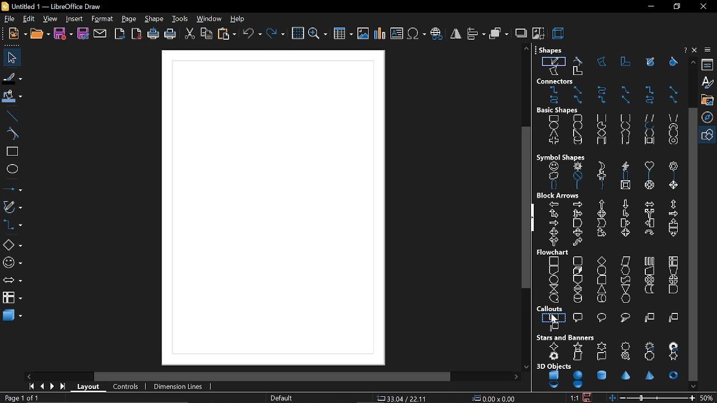  What do you see at coordinates (493, 399) in the screenshot?
I see `position` at bounding box center [493, 399].